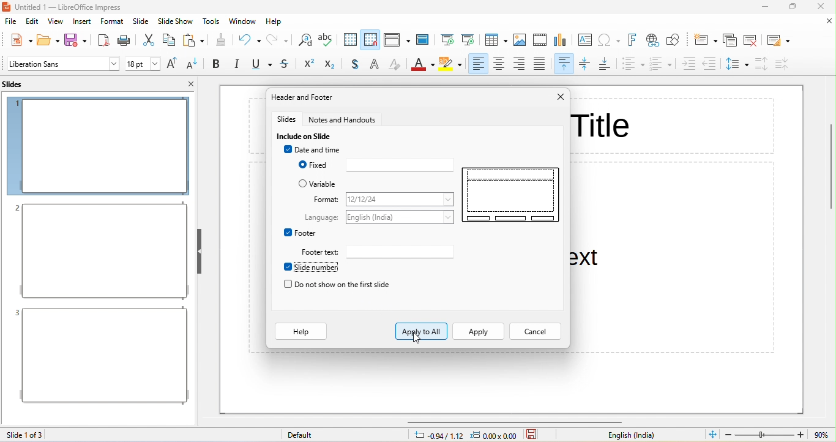  I want to click on slide number, so click(318, 268).